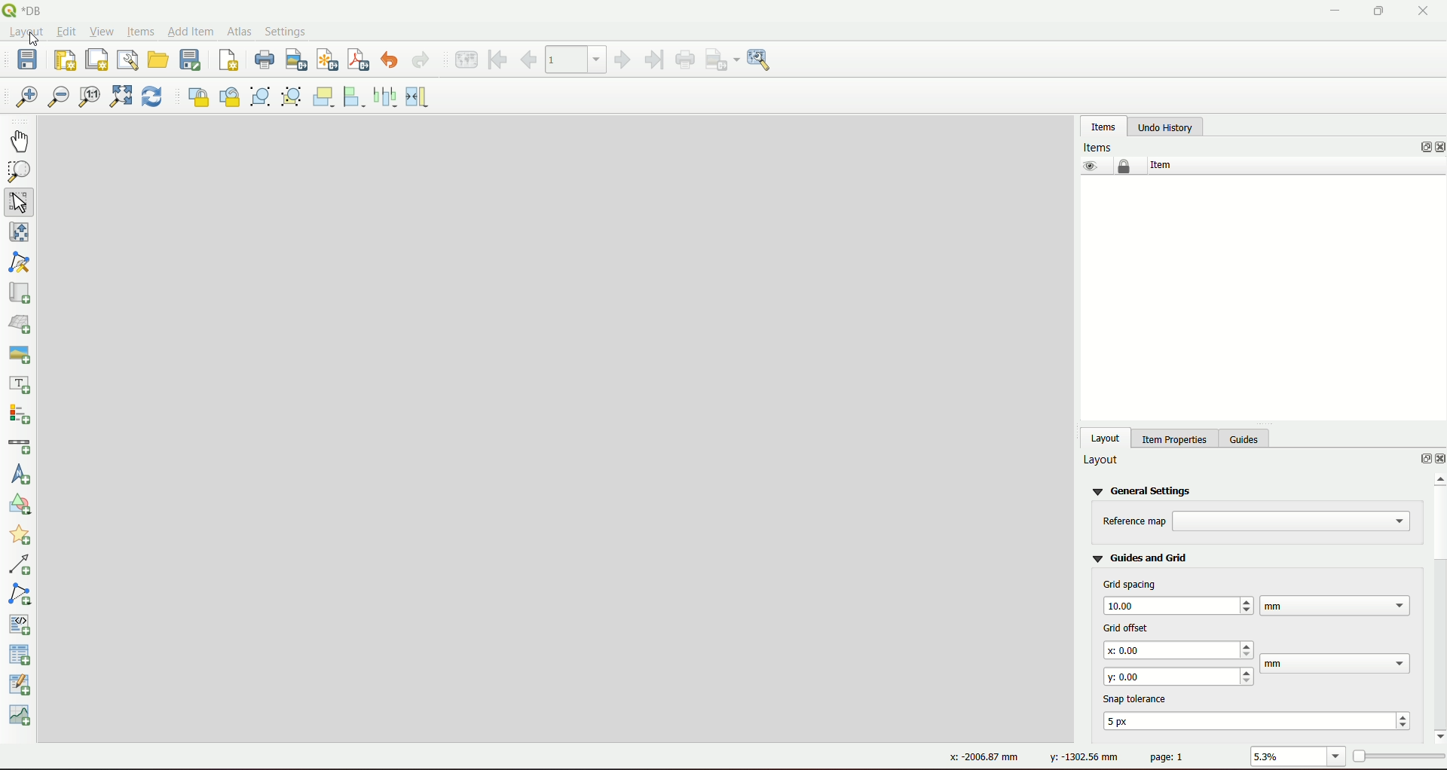 This screenshot has width=1447, height=770. Describe the element at coordinates (20, 234) in the screenshot. I see `move item content` at that location.